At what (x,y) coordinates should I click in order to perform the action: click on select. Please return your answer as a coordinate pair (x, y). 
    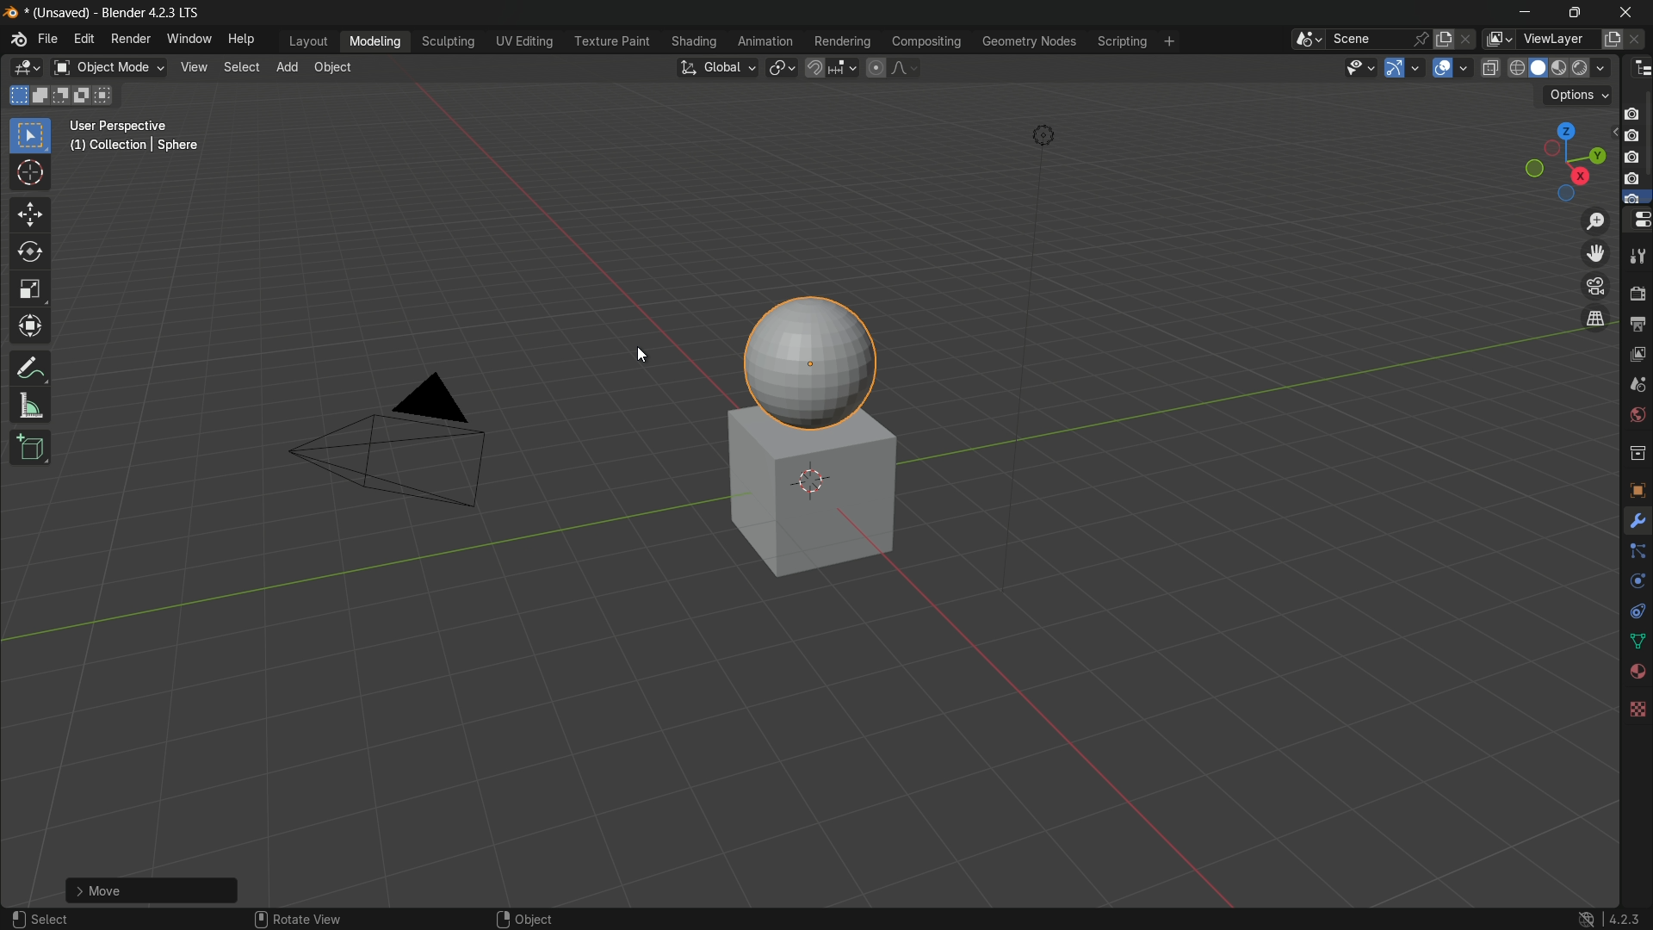
    Looking at the image, I should click on (240, 65).